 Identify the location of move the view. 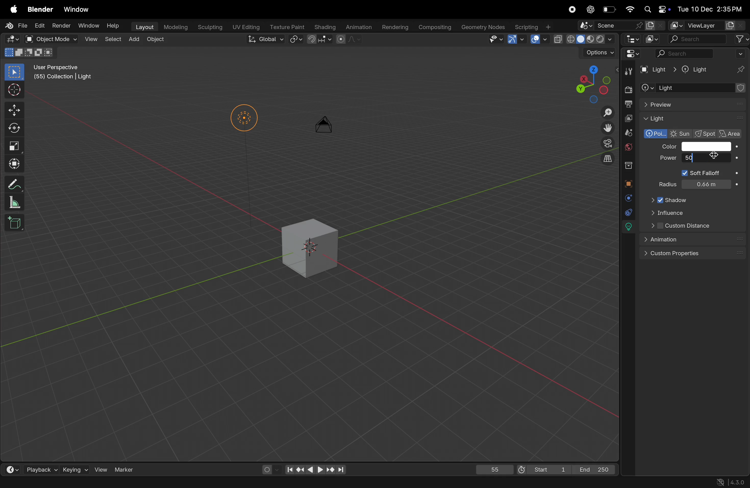
(608, 129).